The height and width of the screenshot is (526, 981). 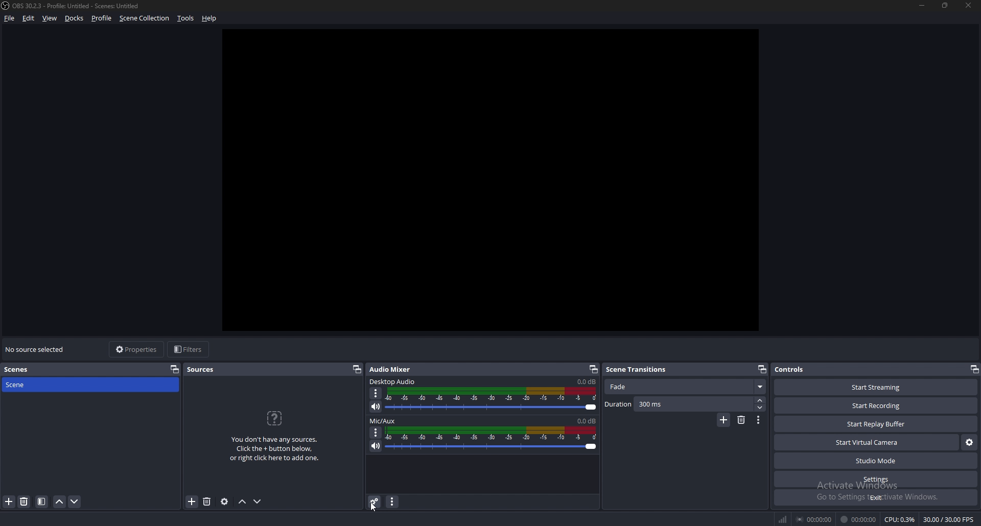 What do you see at coordinates (758, 421) in the screenshot?
I see `transition properties` at bounding box center [758, 421].